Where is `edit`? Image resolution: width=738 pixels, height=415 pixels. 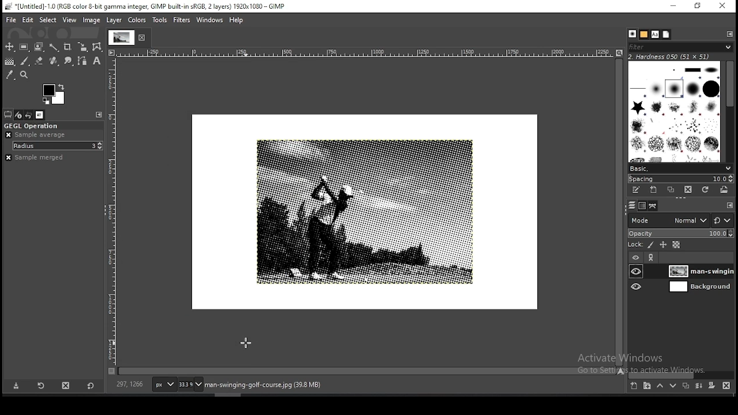
edit is located at coordinates (28, 21).